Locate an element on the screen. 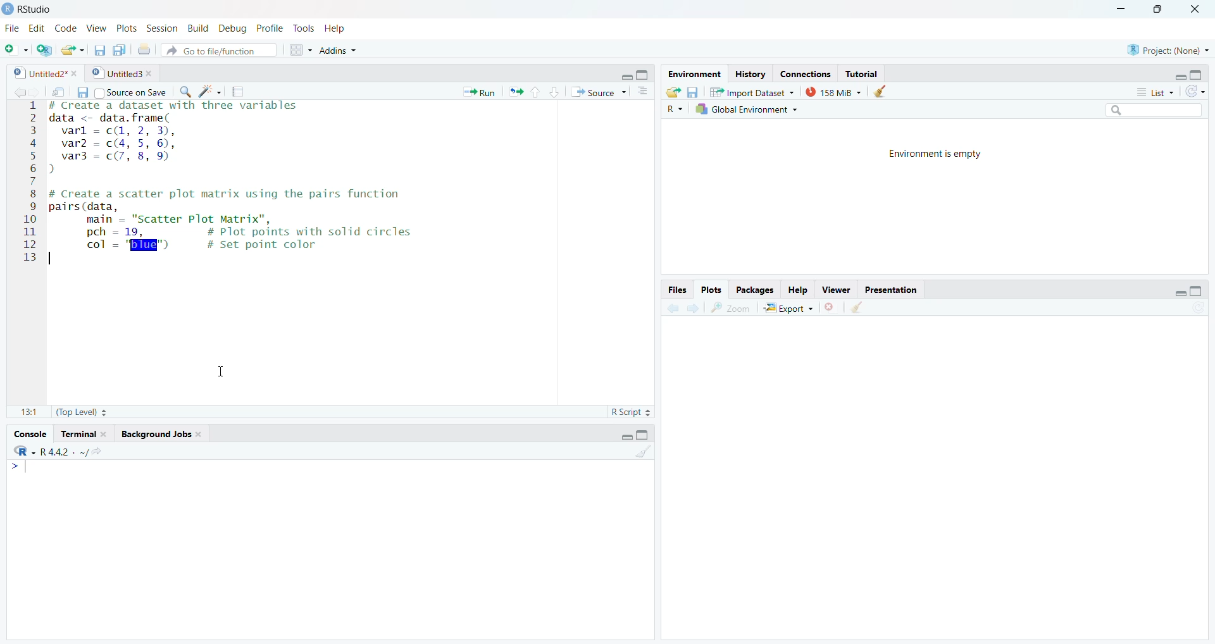   is located at coordinates (297, 228).